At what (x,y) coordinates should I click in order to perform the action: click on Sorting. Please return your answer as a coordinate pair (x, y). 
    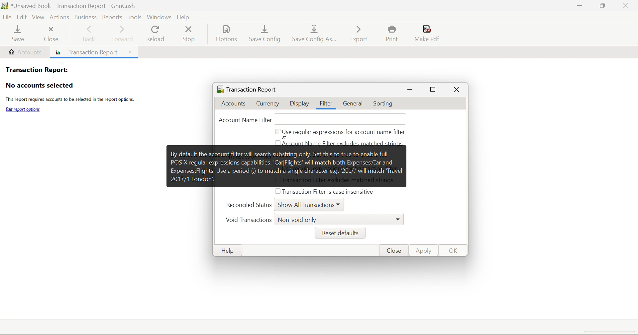
    Looking at the image, I should click on (384, 104).